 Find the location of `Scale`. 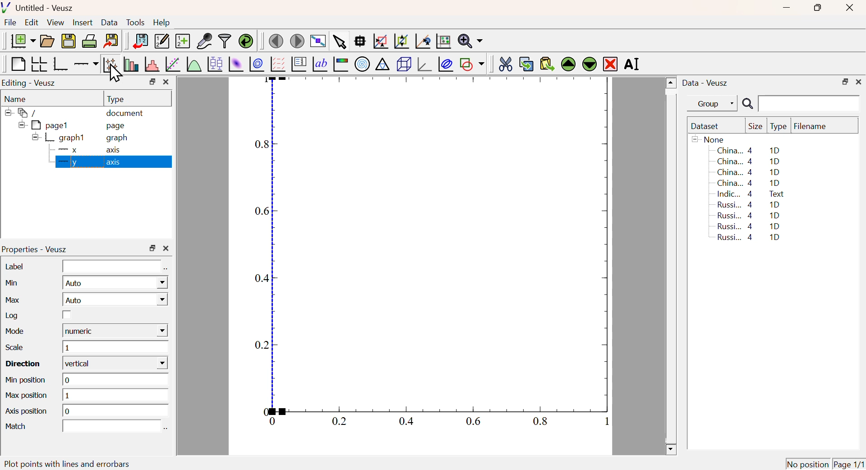

Scale is located at coordinates (14, 347).